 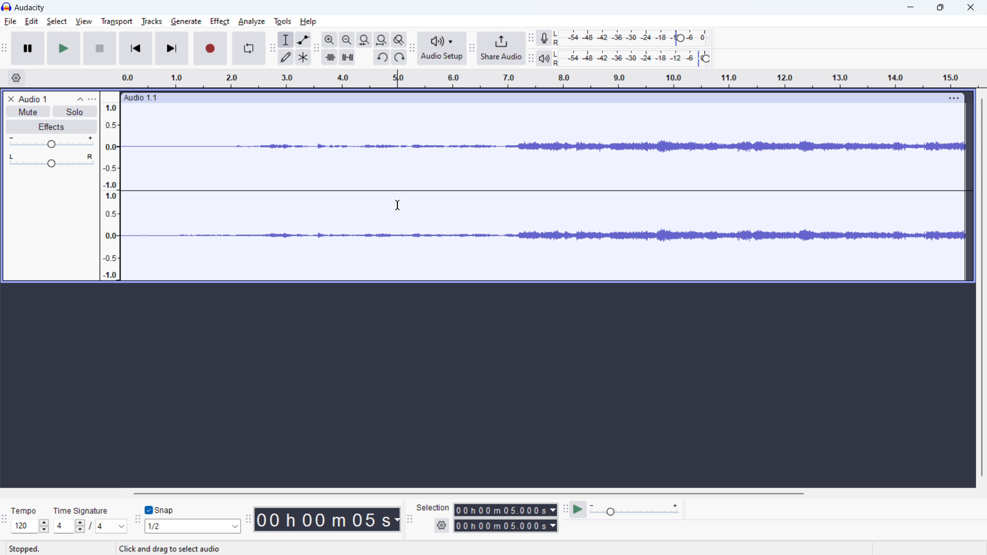 I want to click on Straight wave, so click(x=546, y=188).